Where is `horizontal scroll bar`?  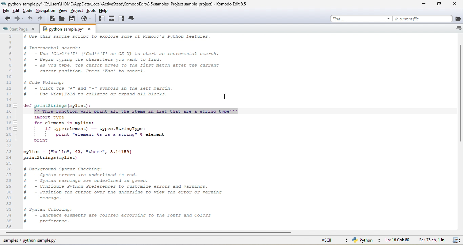
horizontal scroll bar is located at coordinates (147, 233).